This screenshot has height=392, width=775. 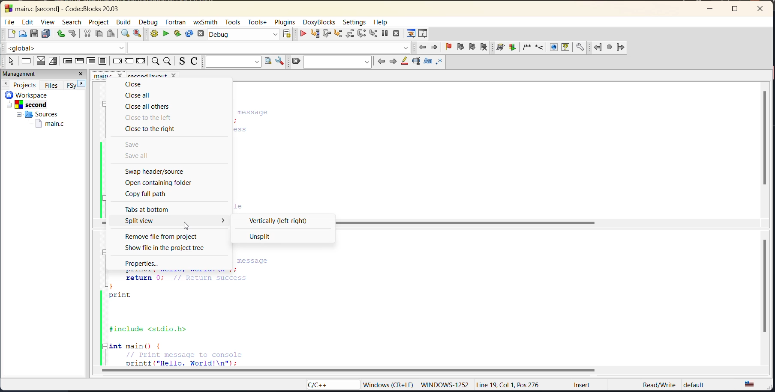 I want to click on FSy, so click(x=71, y=85).